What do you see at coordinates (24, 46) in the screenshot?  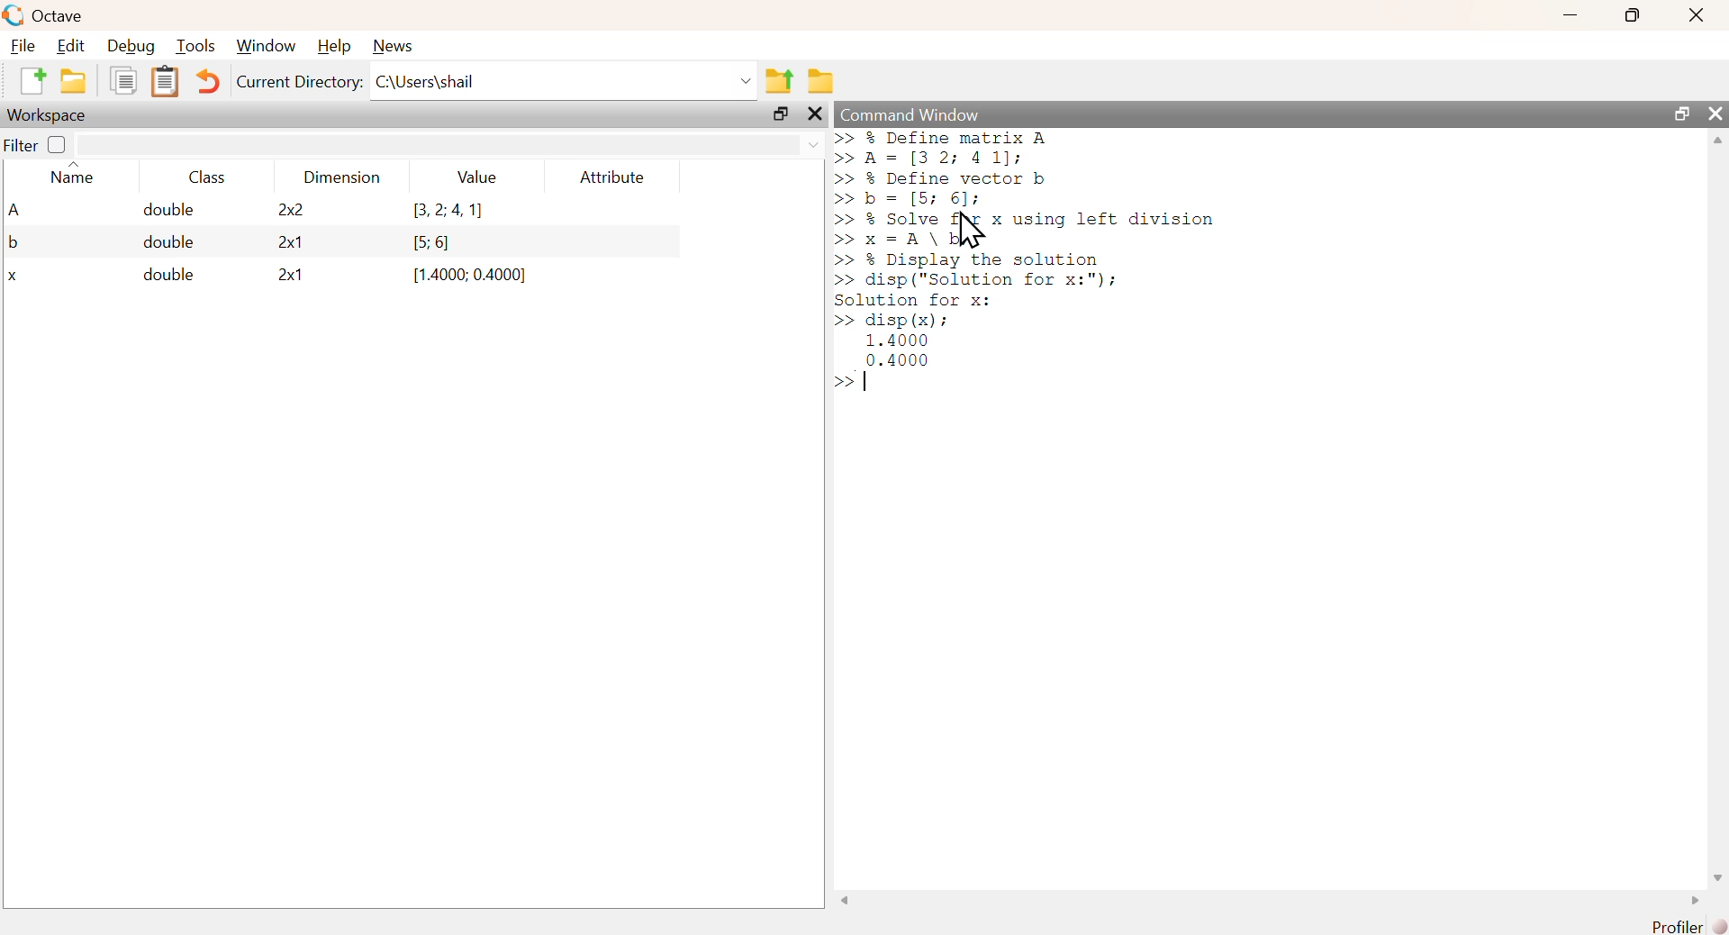 I see `file` at bounding box center [24, 46].